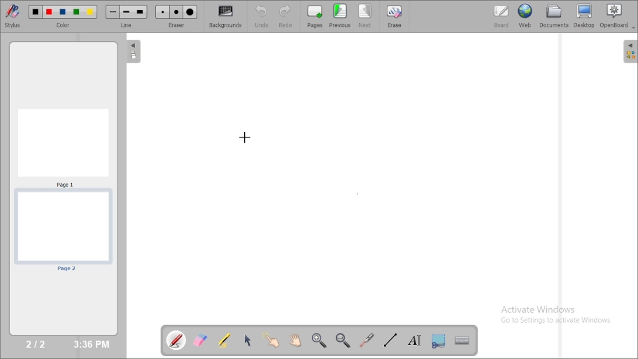 This screenshot has height=359, width=638. Describe the element at coordinates (295, 340) in the screenshot. I see `scroll page` at that location.